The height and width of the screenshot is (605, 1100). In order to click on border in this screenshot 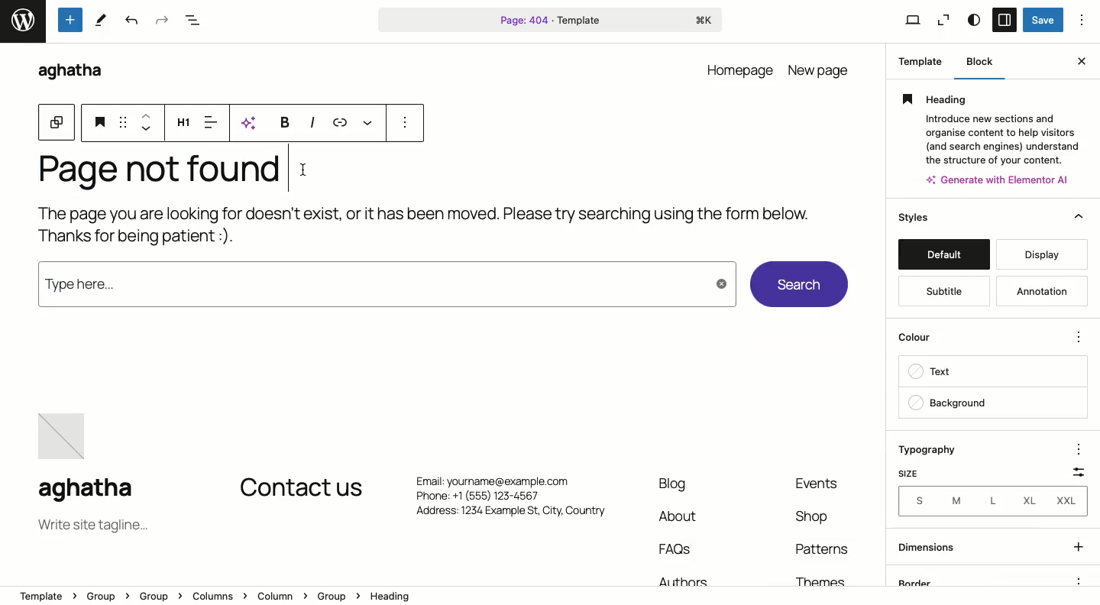, I will do `click(951, 580)`.